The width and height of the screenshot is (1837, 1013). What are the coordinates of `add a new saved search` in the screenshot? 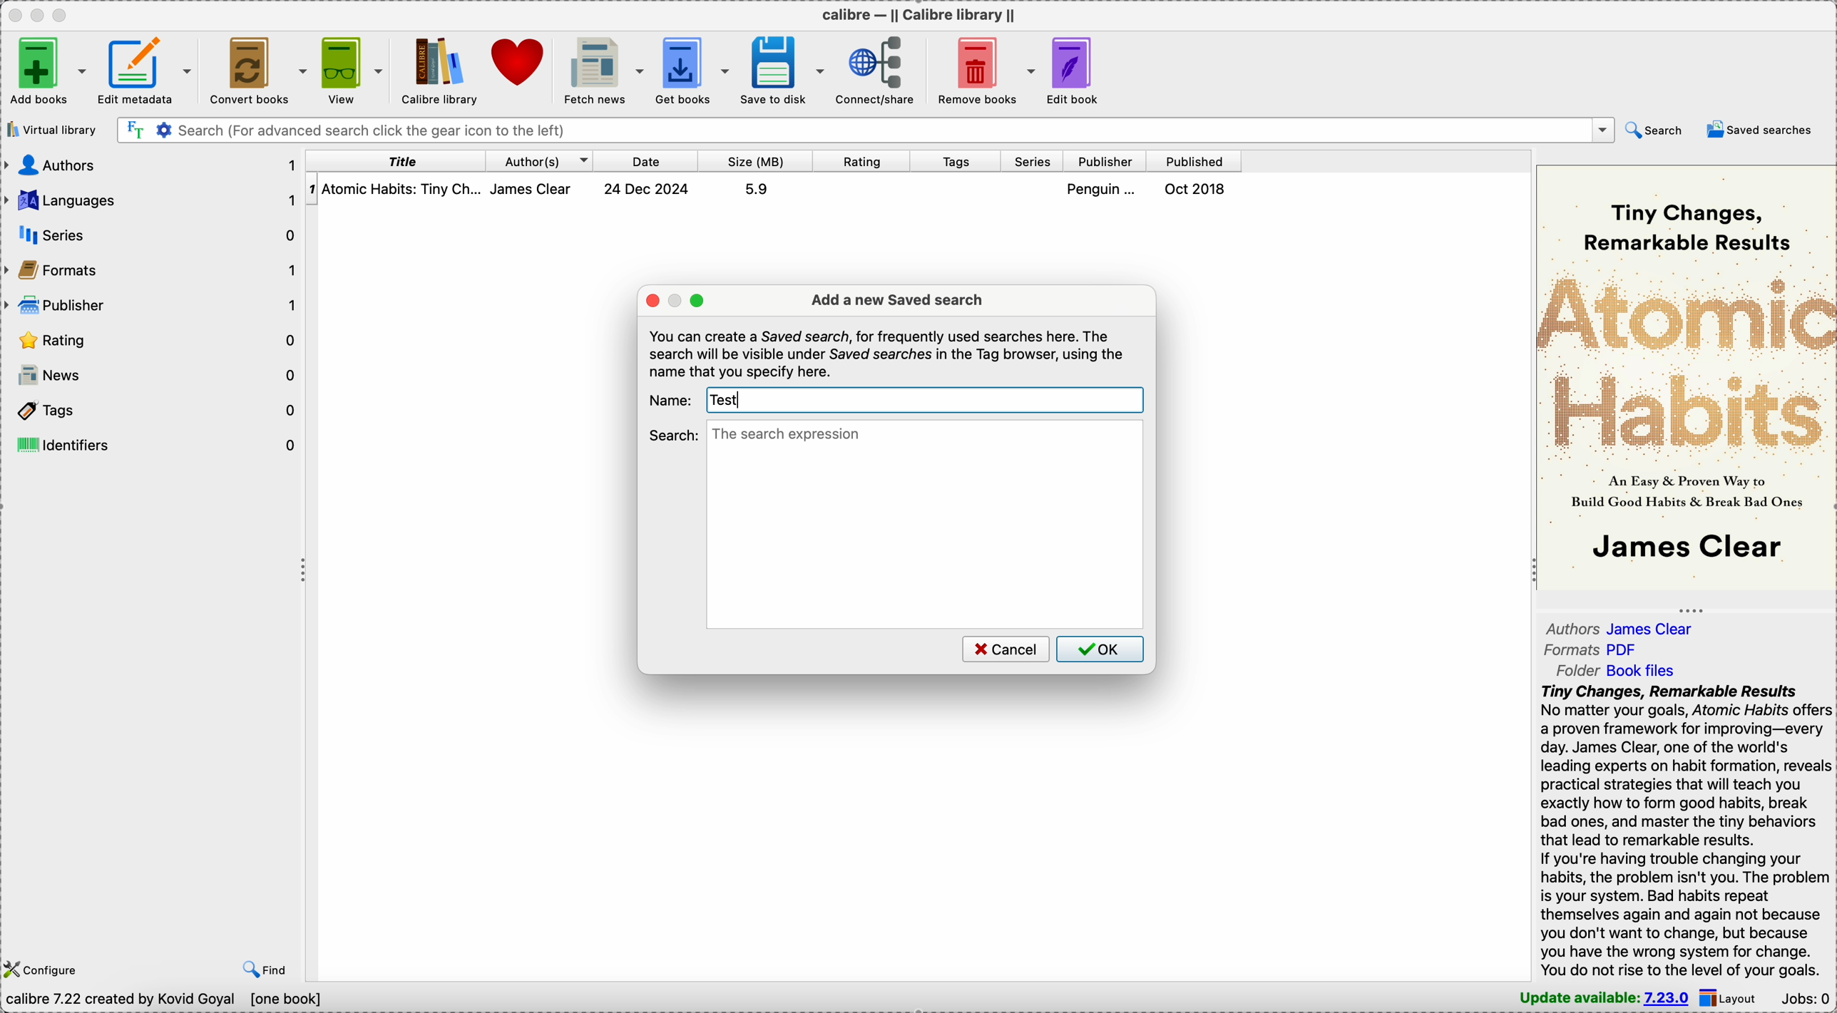 It's located at (897, 300).